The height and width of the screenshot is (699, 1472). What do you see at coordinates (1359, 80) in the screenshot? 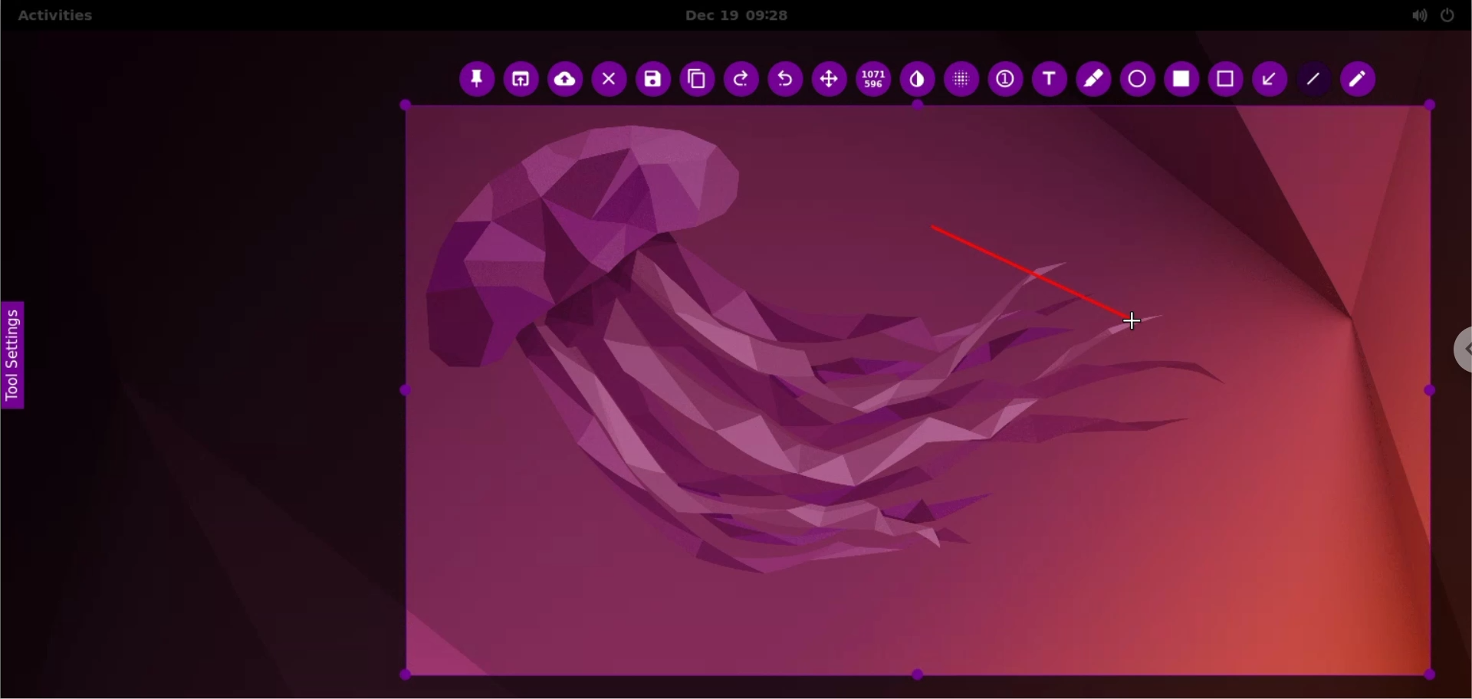
I see `pencil` at bounding box center [1359, 80].